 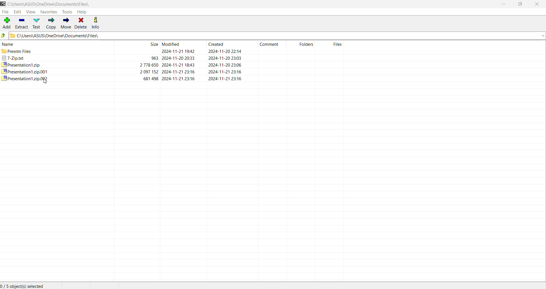 I want to click on  7-Zip.txt, so click(x=13, y=59).